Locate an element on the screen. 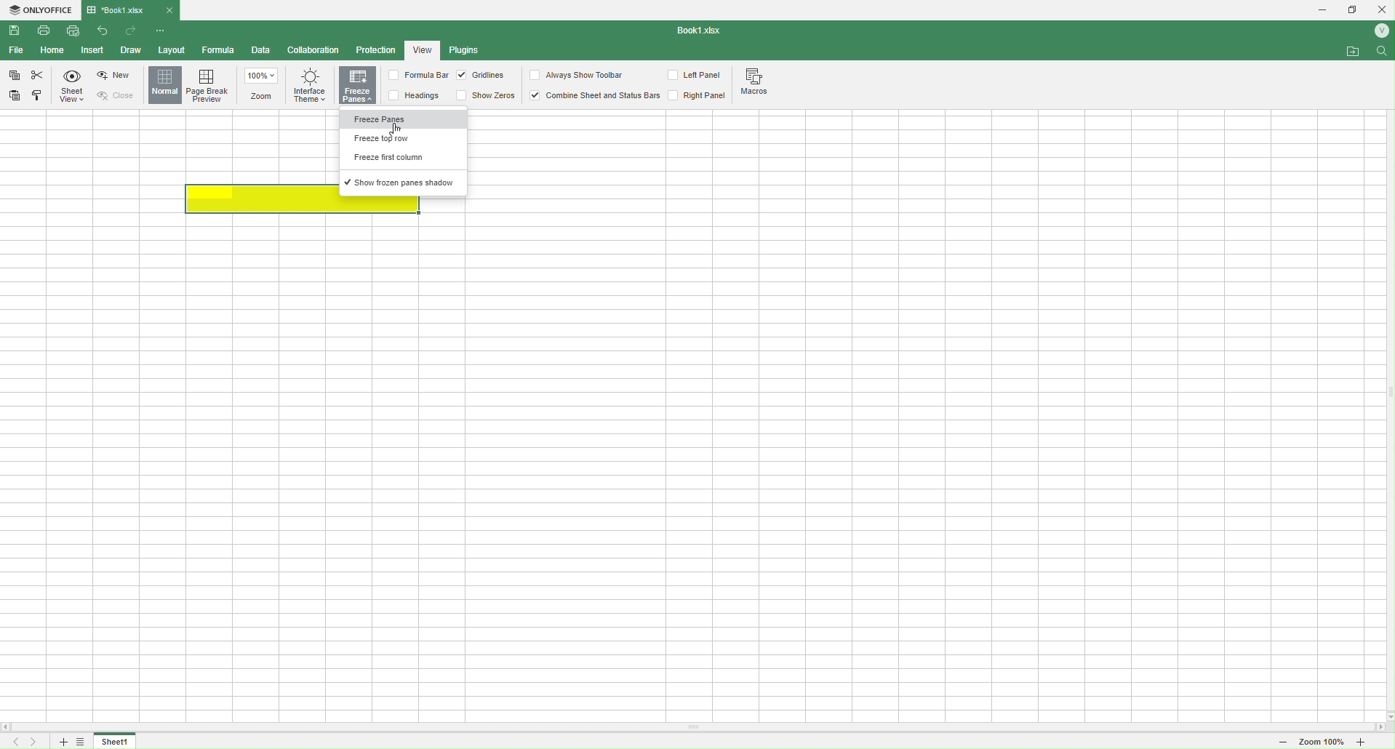 This screenshot has height=749, width=1395. New is located at coordinates (116, 76).